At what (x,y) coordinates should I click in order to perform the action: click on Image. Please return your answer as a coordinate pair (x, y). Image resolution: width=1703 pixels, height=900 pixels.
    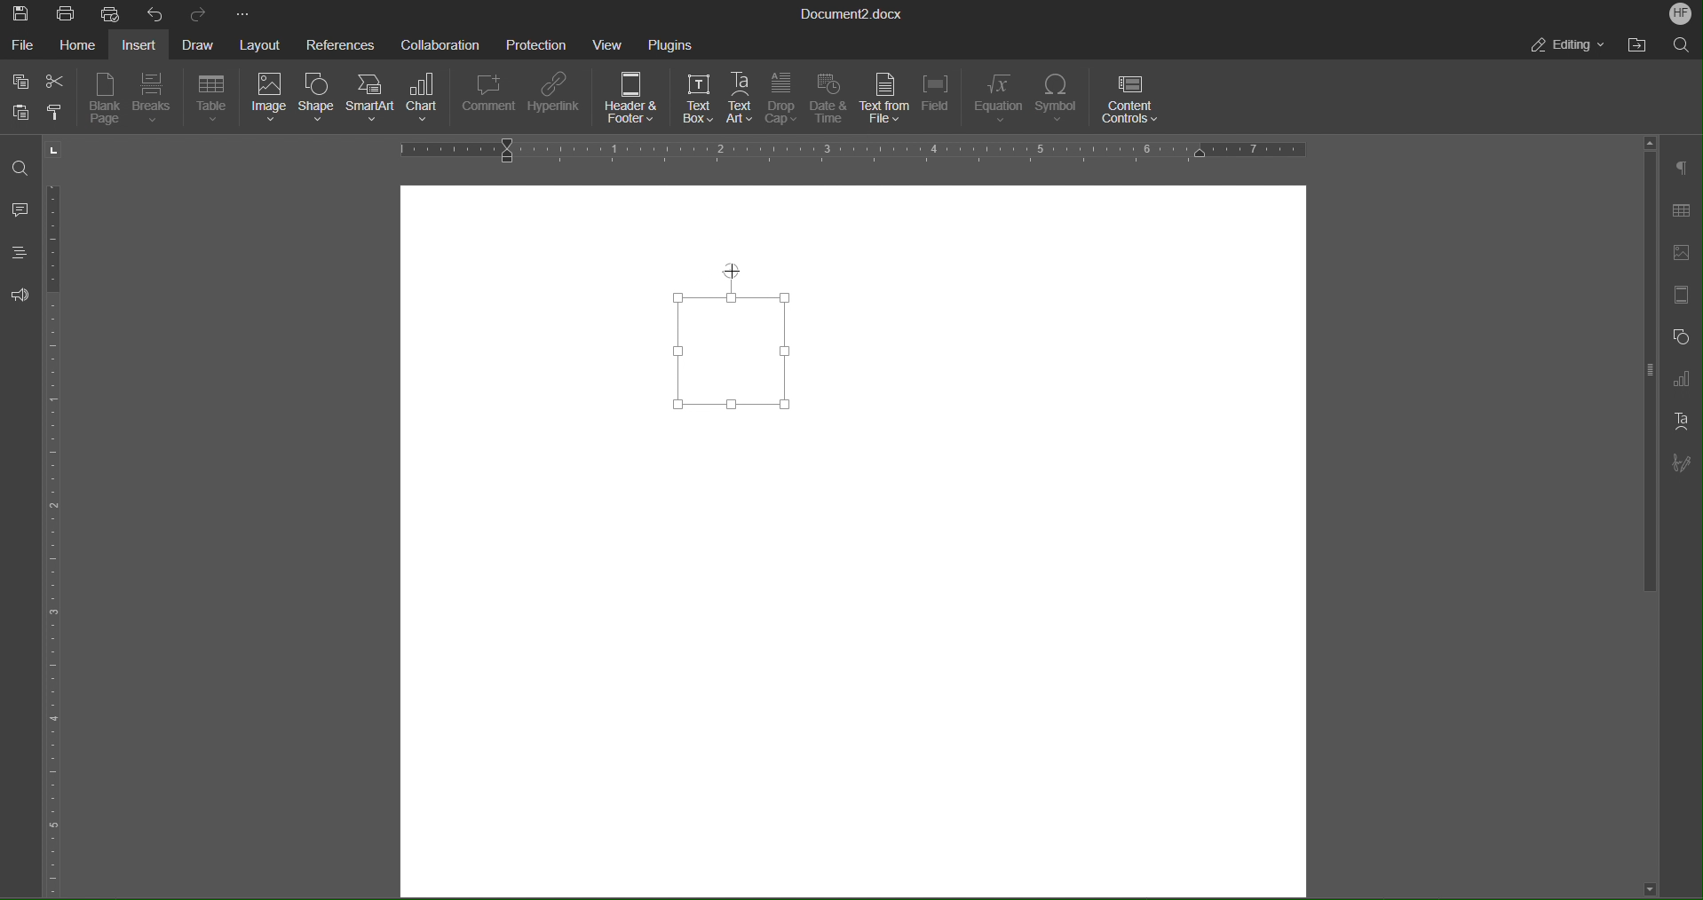
    Looking at the image, I should click on (268, 100).